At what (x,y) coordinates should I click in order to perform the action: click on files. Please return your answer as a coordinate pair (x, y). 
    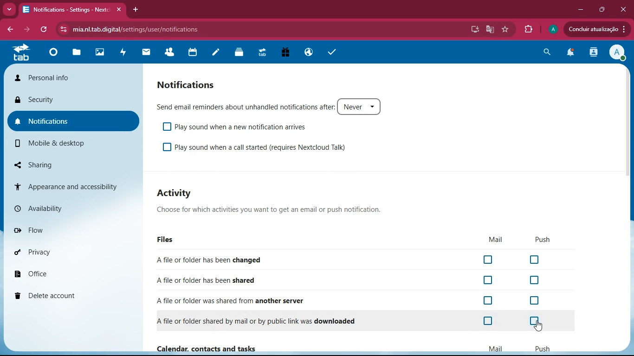
    Looking at the image, I should click on (167, 240).